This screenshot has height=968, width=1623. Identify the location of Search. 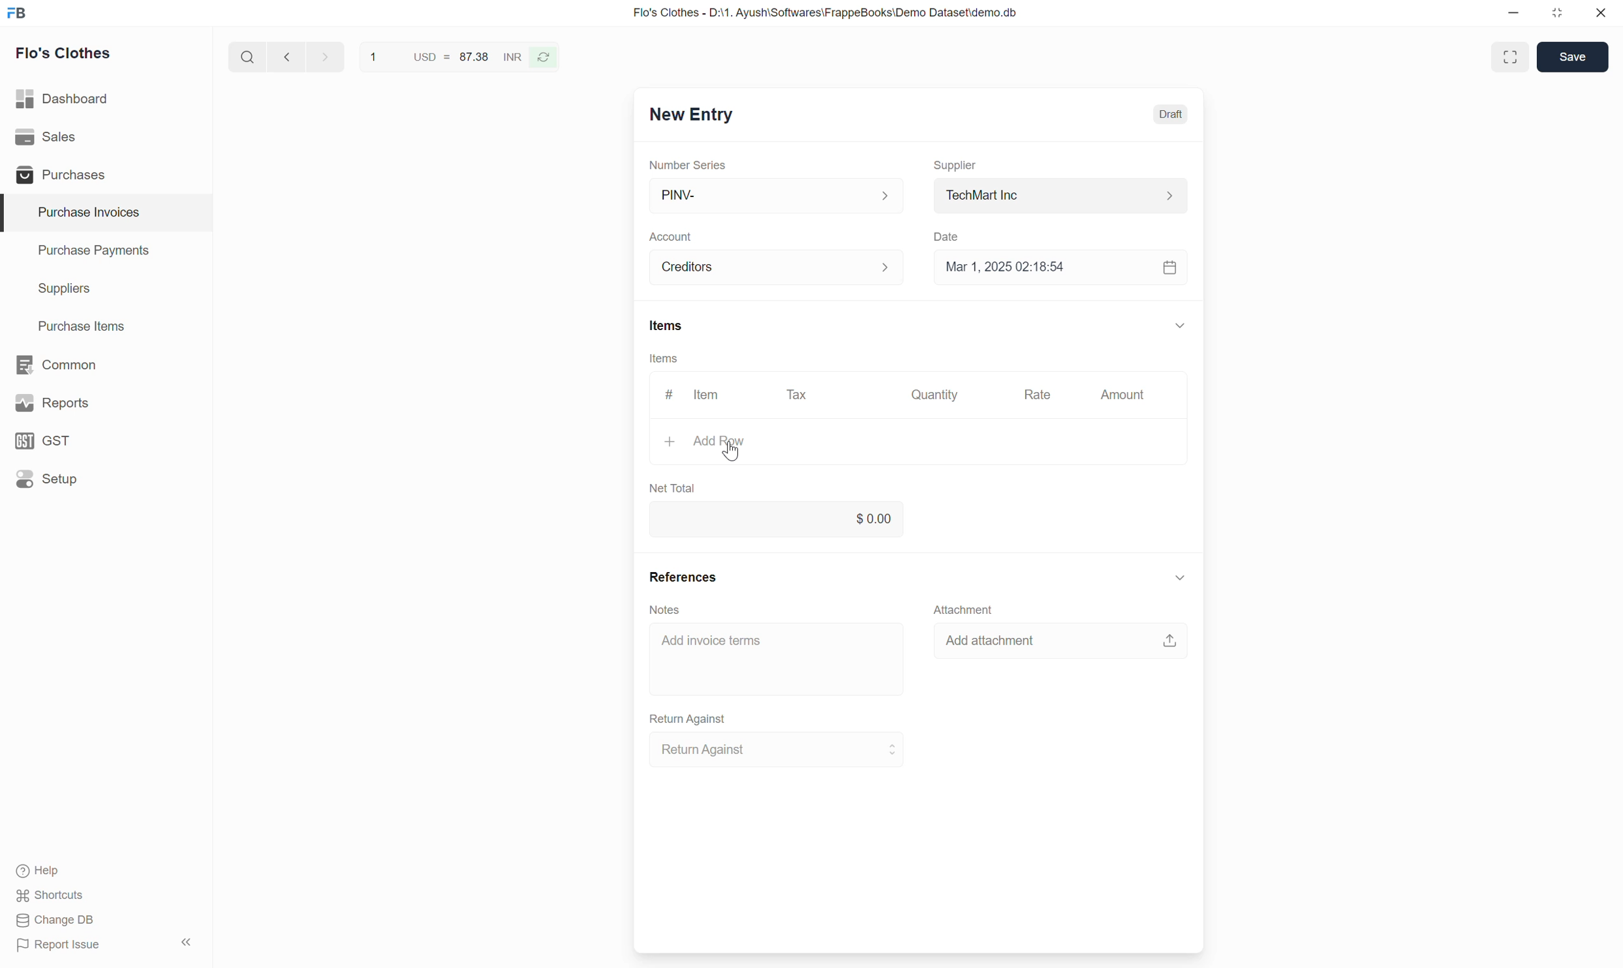
(248, 57).